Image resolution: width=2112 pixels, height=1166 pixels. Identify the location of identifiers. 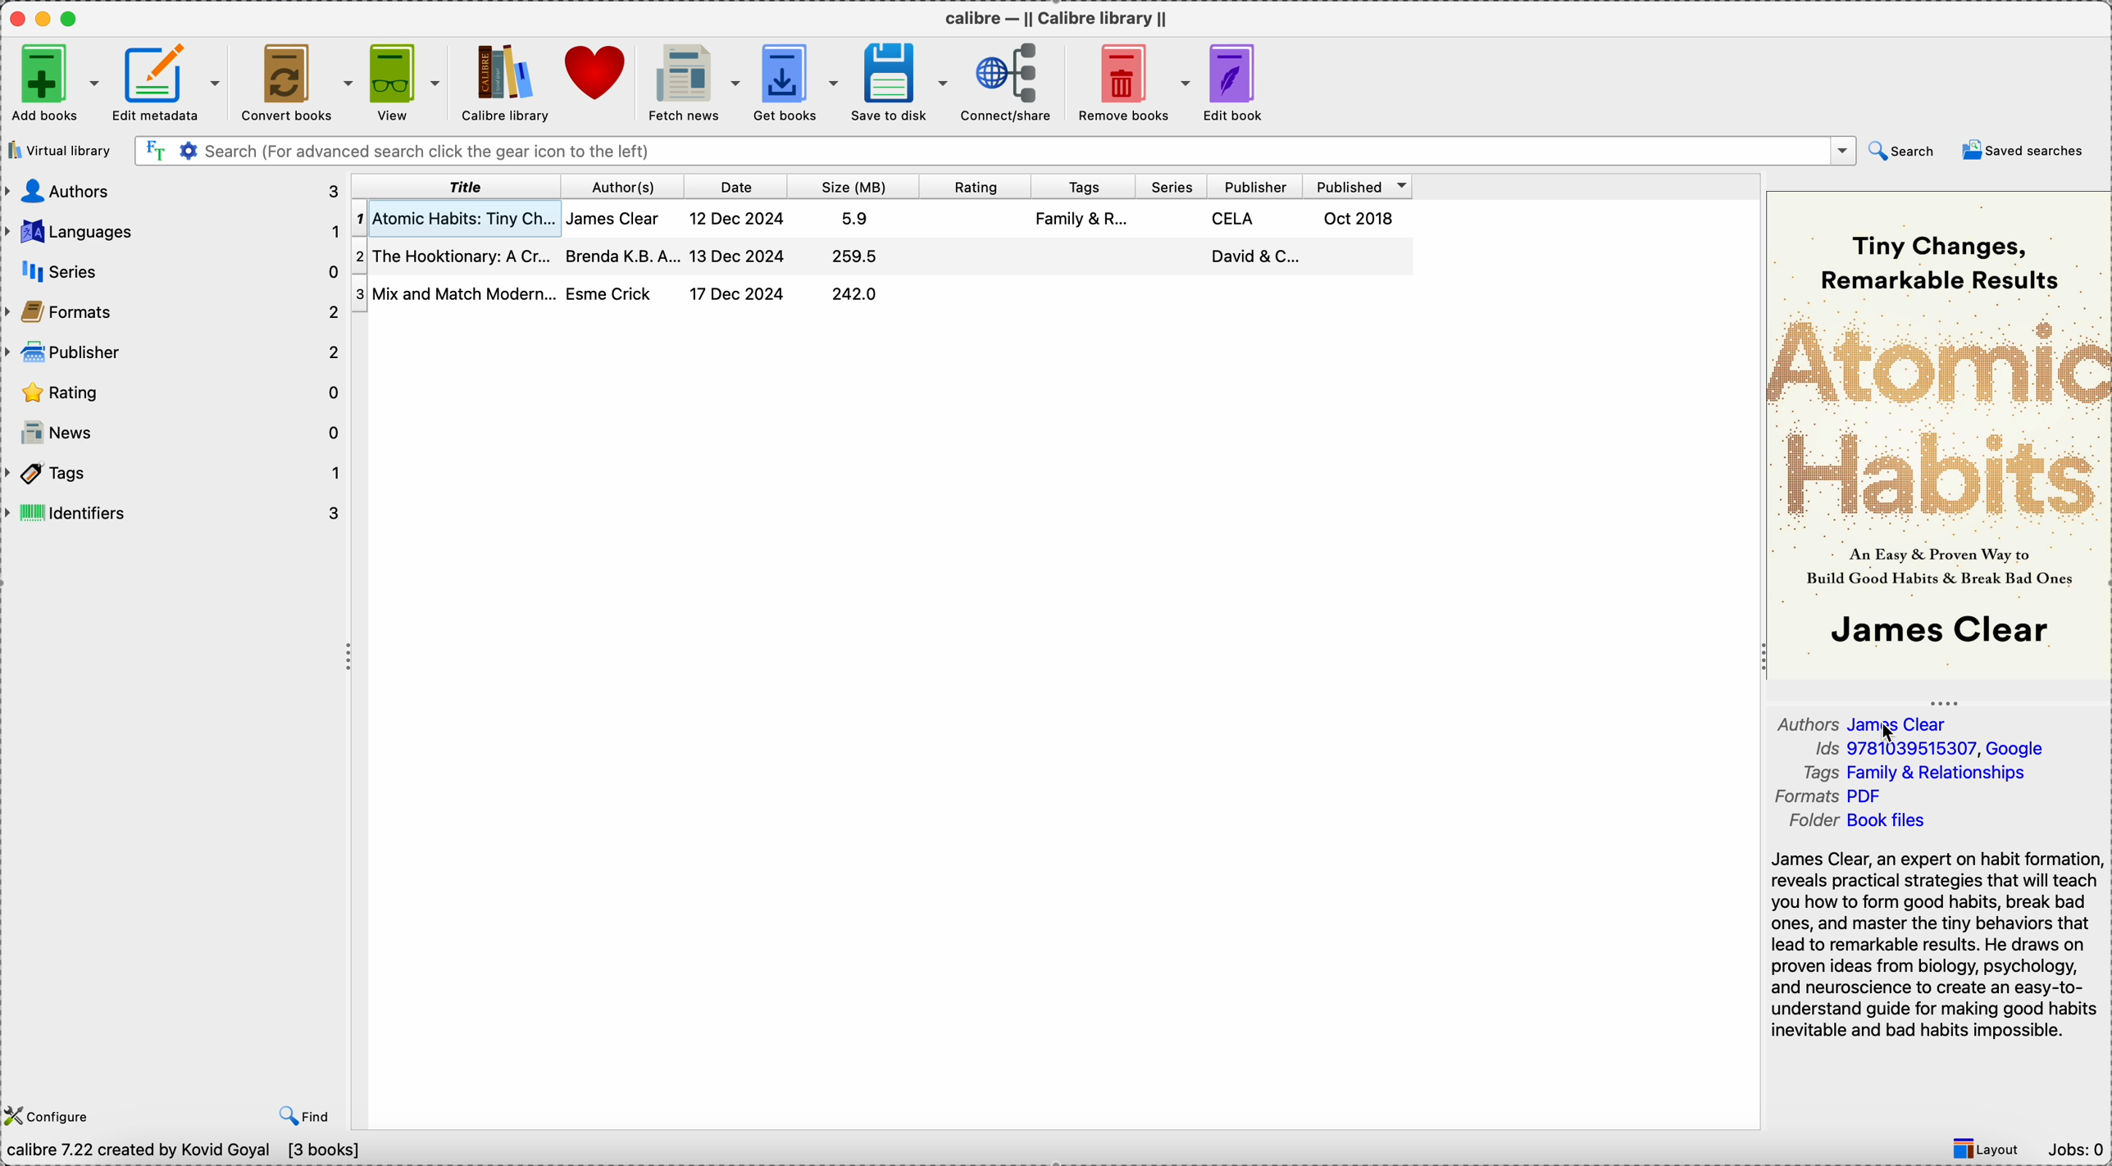
(175, 510).